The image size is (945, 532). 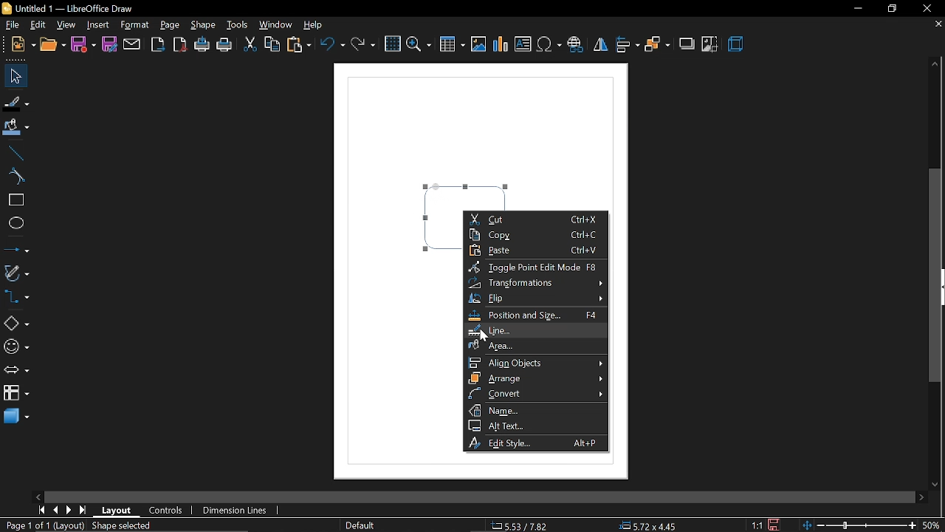 What do you see at coordinates (540, 299) in the screenshot?
I see `flip` at bounding box center [540, 299].